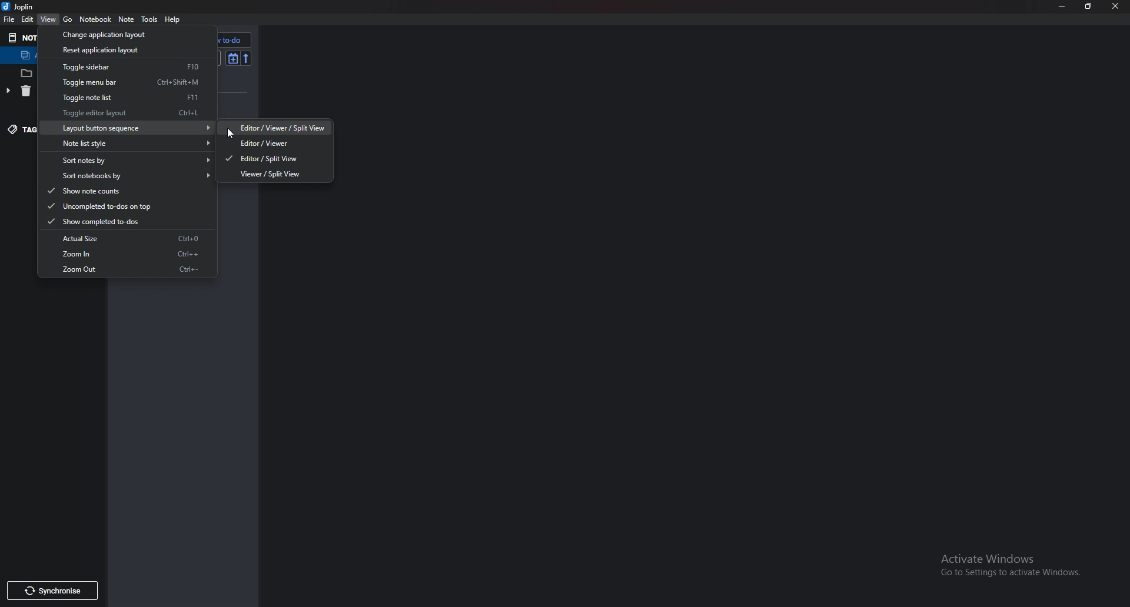 Image resolution: width=1130 pixels, height=607 pixels. What do you see at coordinates (275, 174) in the screenshot?
I see `viewer/ split view` at bounding box center [275, 174].